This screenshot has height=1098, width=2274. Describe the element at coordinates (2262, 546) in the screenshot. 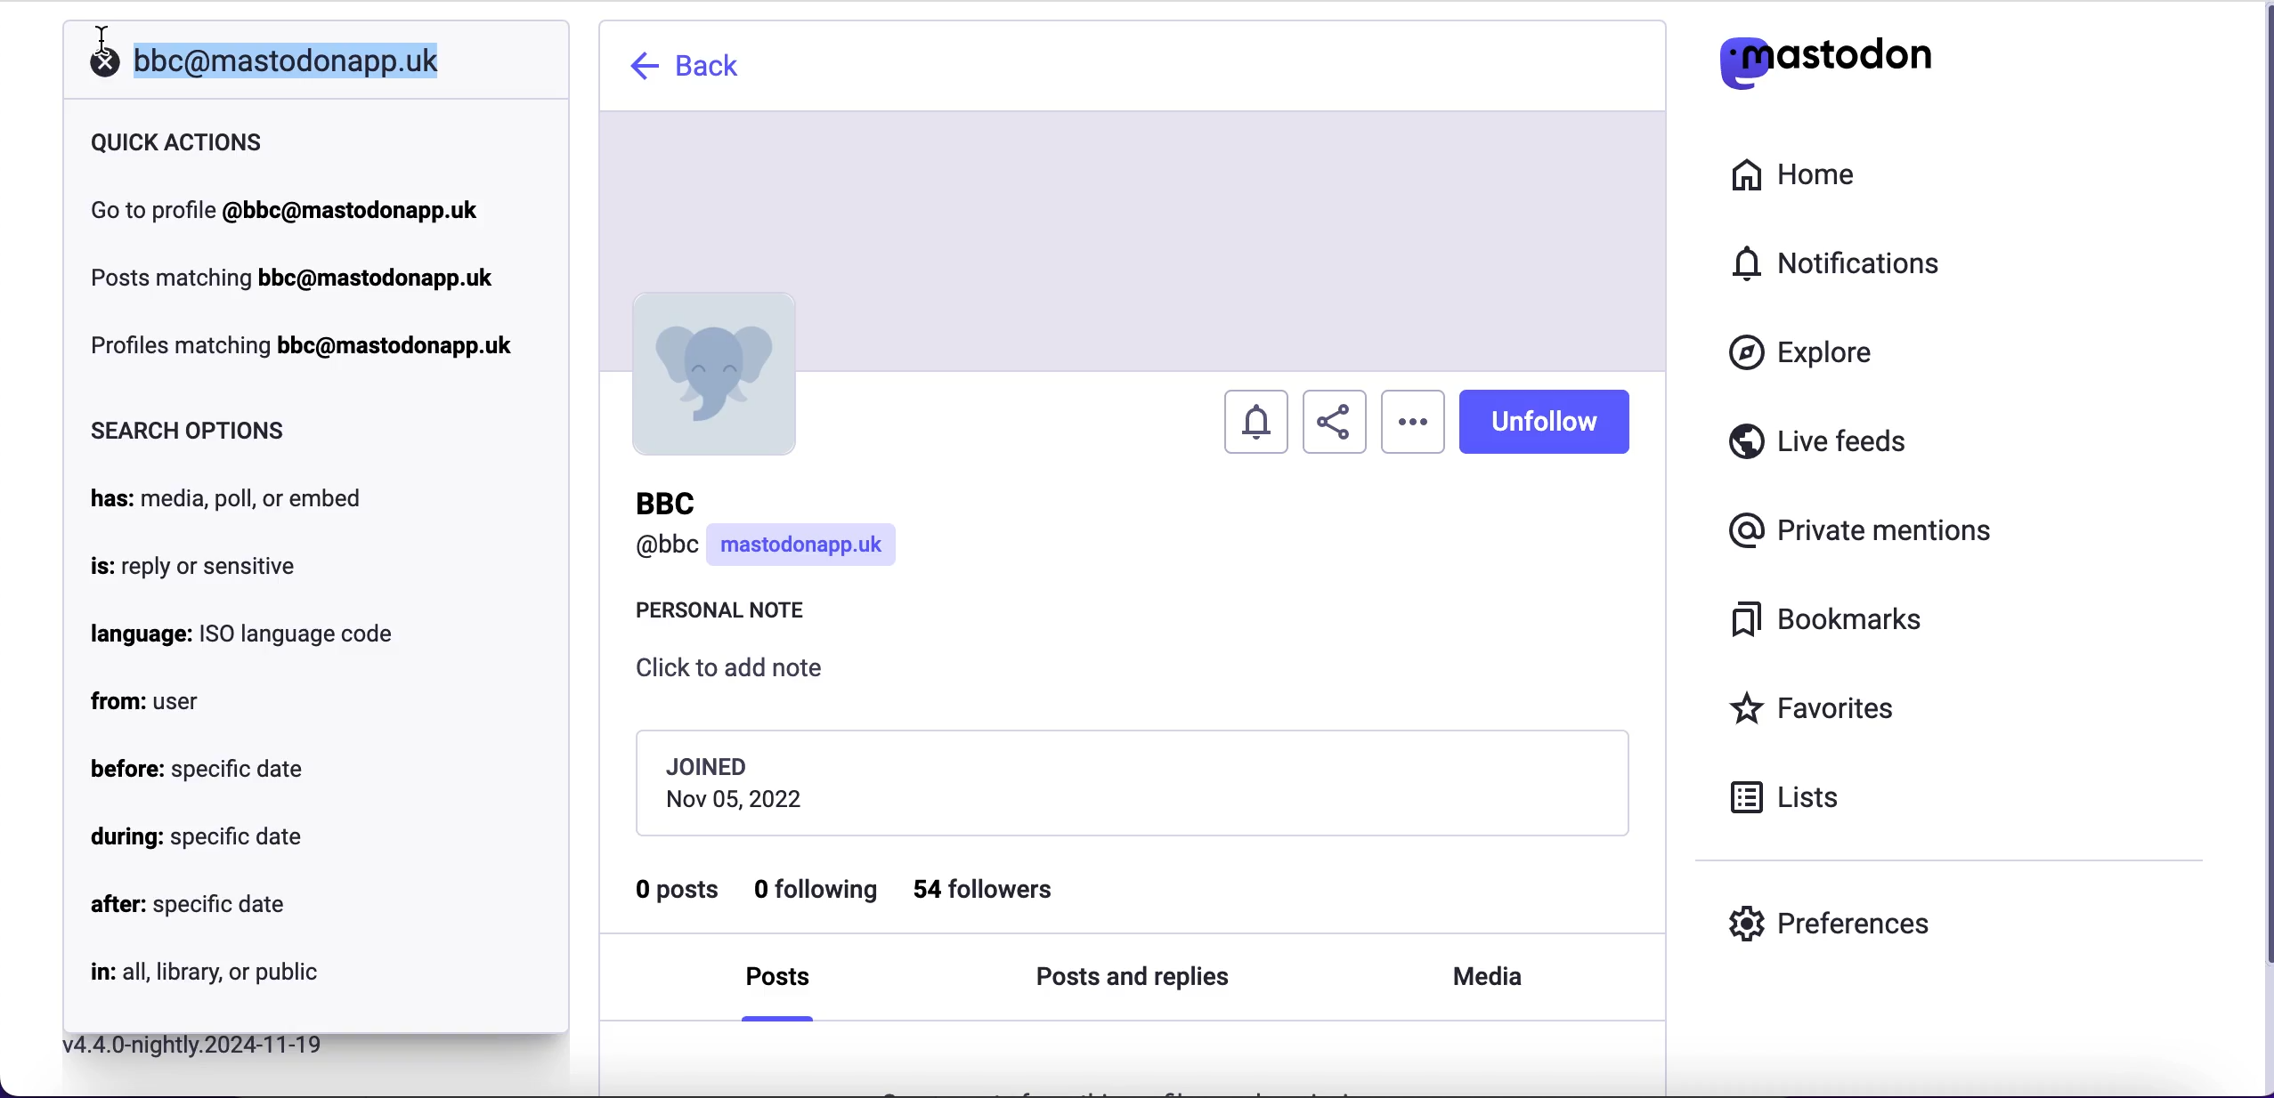

I see `scroll bar` at that location.